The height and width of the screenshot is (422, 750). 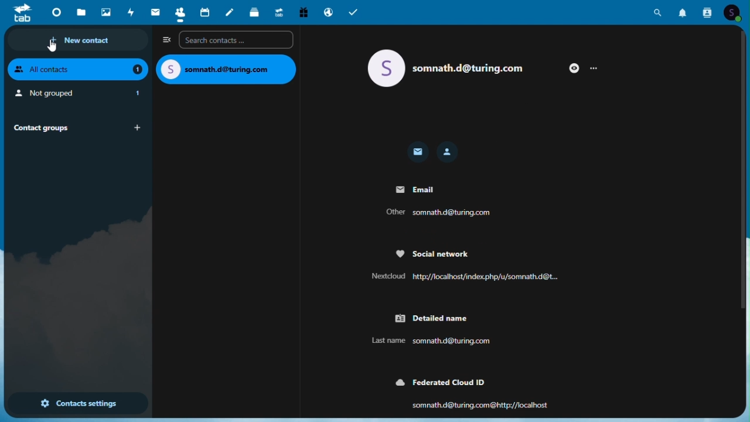 What do you see at coordinates (709, 13) in the screenshot?
I see `Contacts` at bounding box center [709, 13].